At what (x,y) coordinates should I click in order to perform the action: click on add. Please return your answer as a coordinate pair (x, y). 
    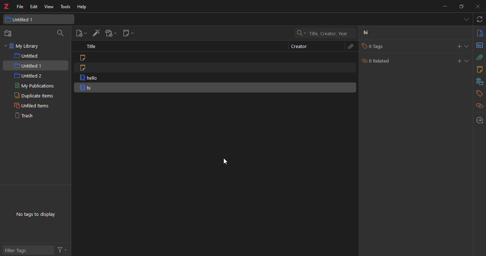
    Looking at the image, I should click on (459, 46).